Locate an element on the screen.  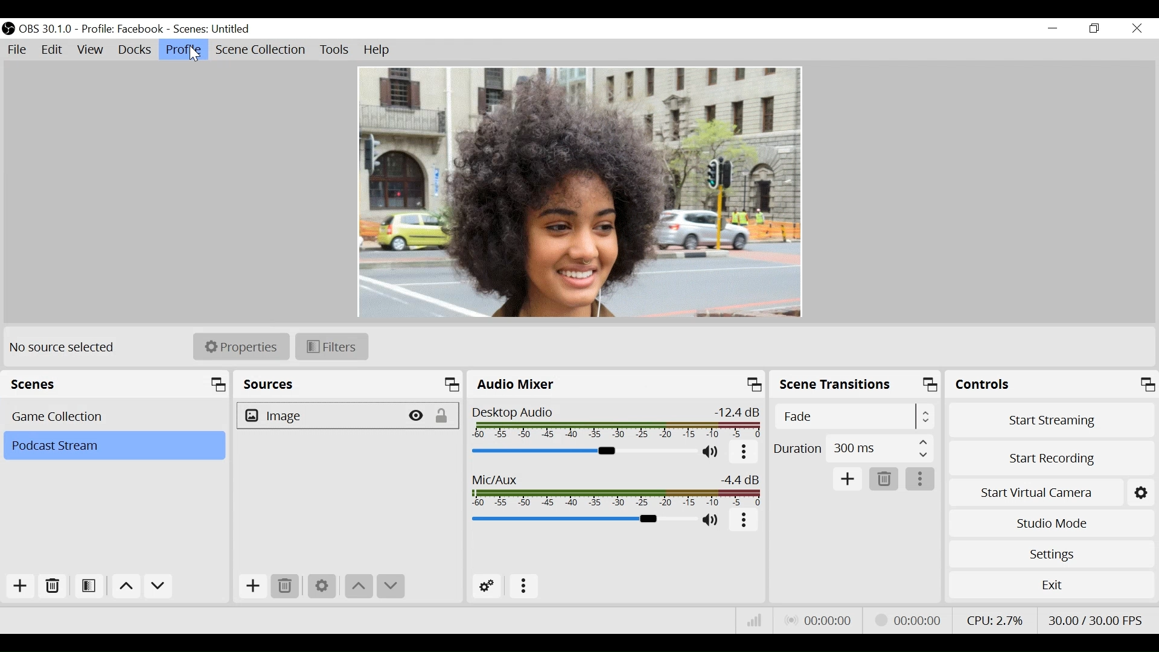
Scene  is located at coordinates (113, 446).